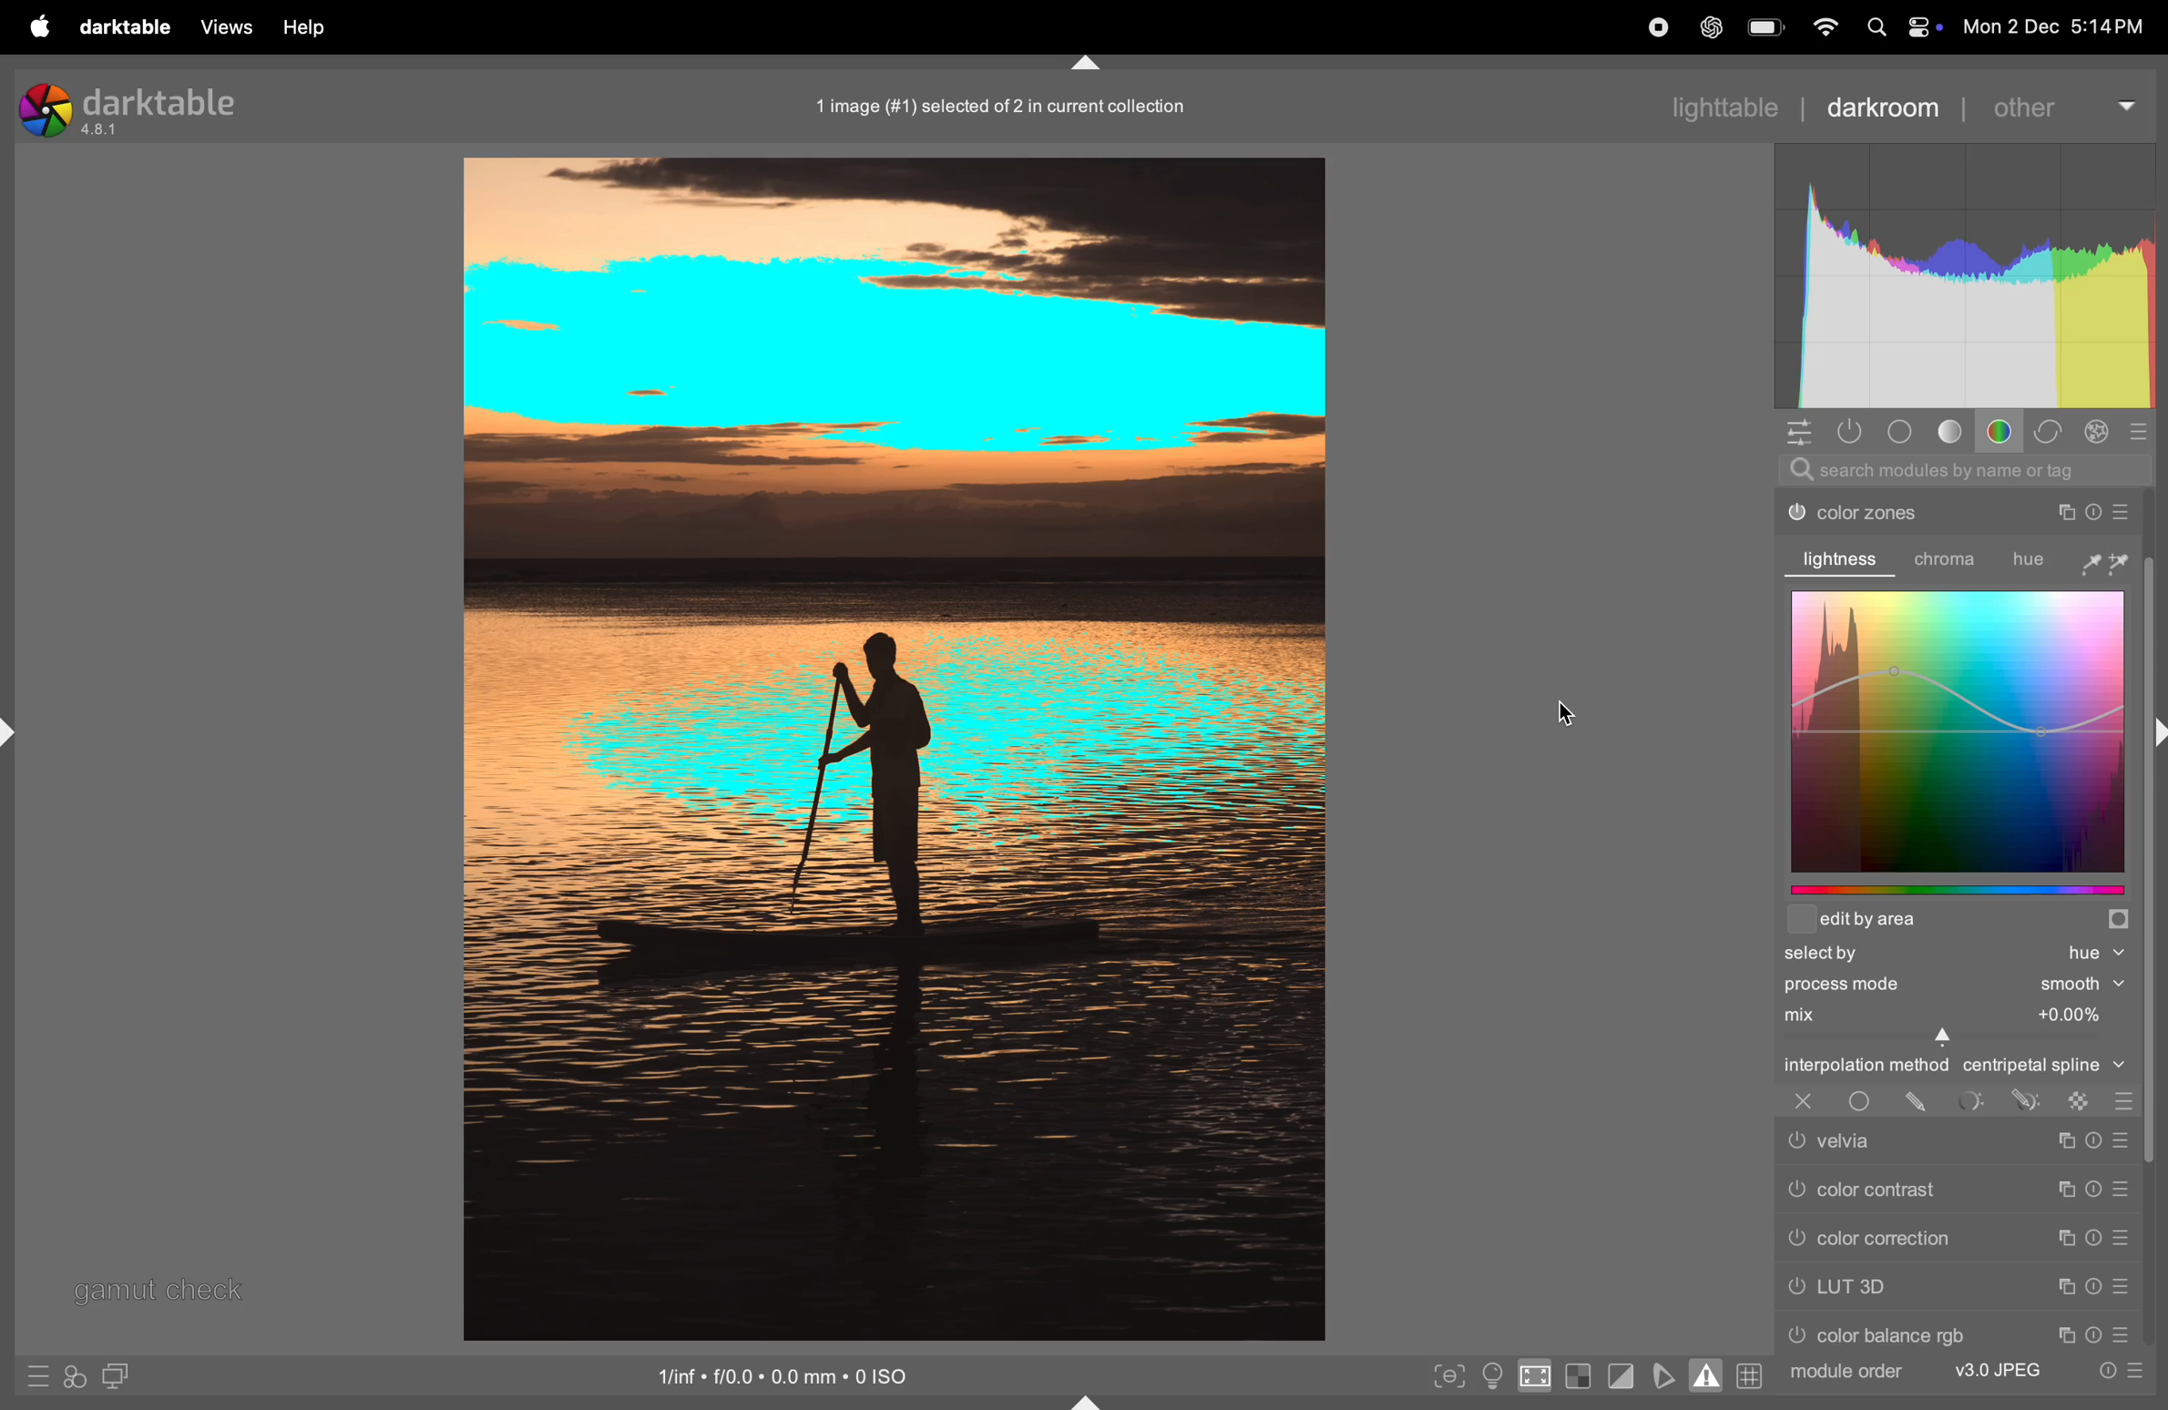 This screenshot has height=1410, width=2168. Describe the element at coordinates (2092, 1236) in the screenshot. I see `Timer` at that location.